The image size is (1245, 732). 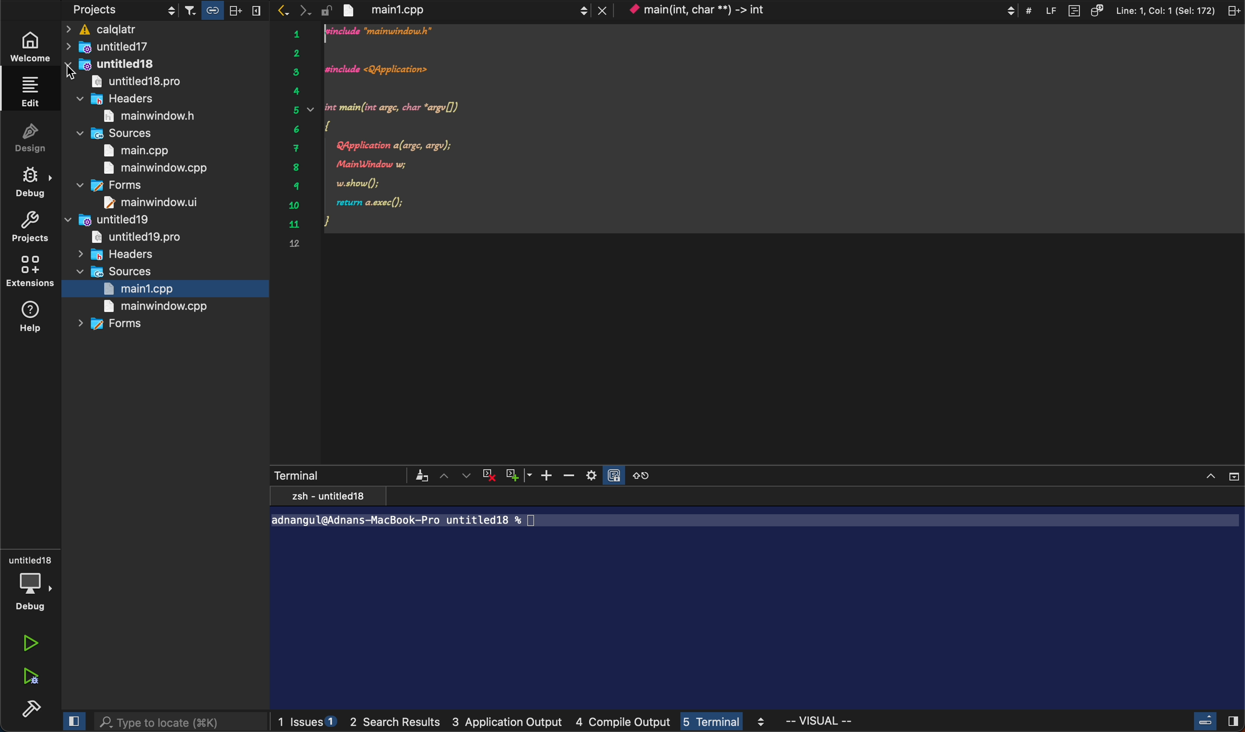 What do you see at coordinates (518, 477) in the screenshot?
I see `plus` at bounding box center [518, 477].